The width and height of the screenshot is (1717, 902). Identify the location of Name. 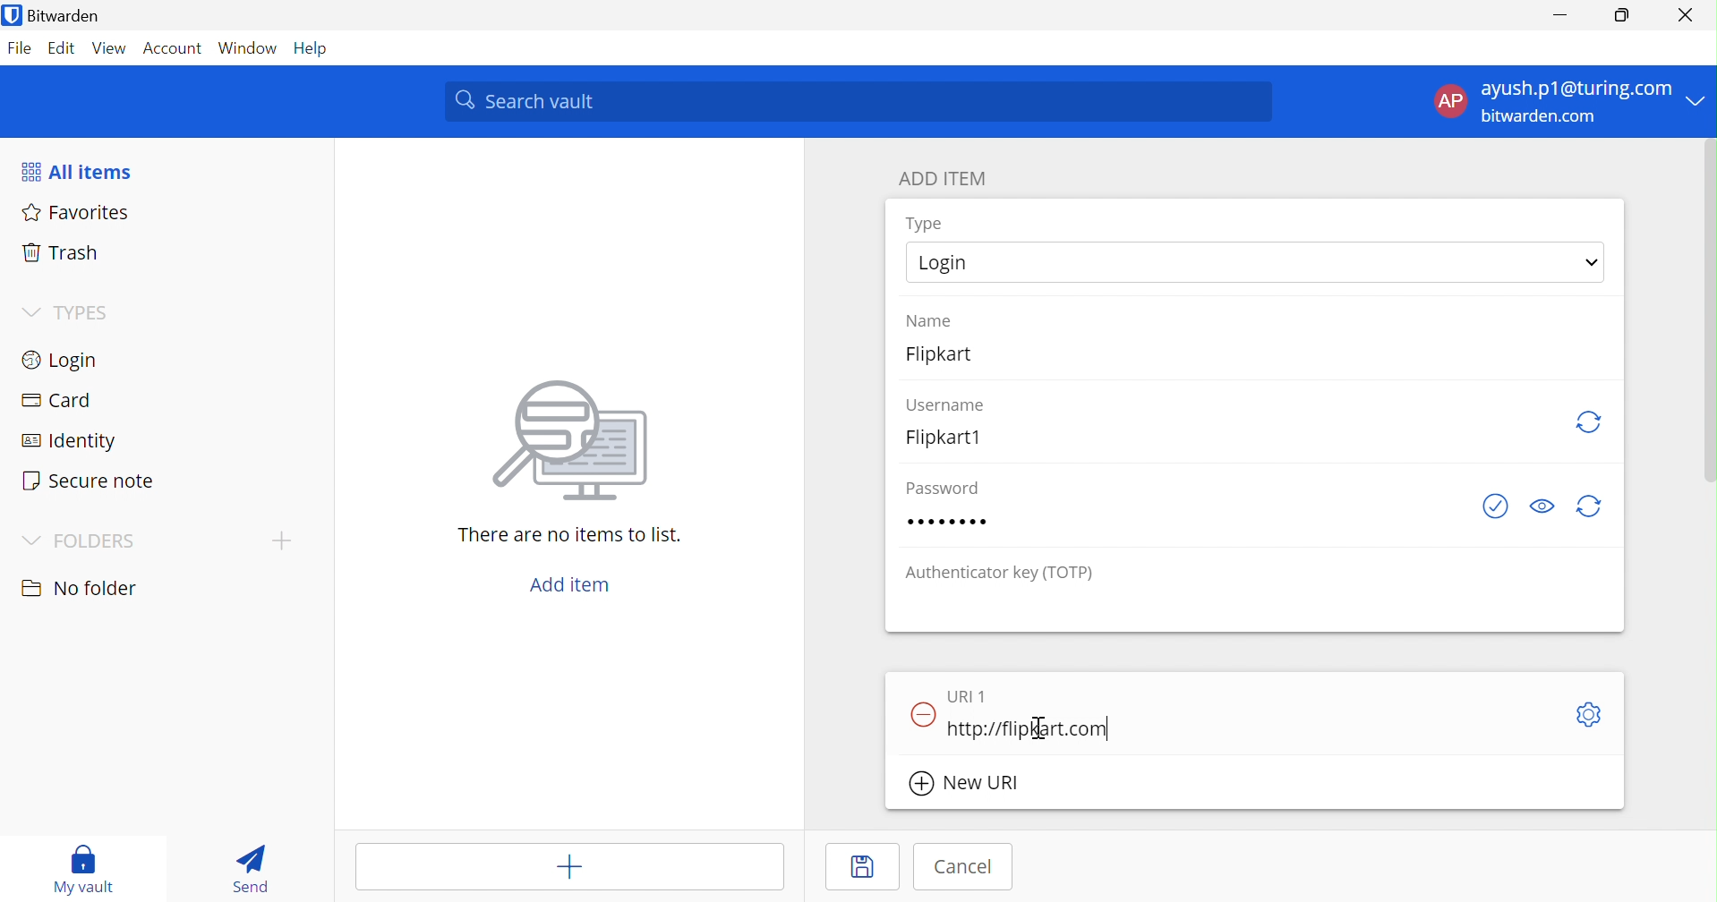
(932, 319).